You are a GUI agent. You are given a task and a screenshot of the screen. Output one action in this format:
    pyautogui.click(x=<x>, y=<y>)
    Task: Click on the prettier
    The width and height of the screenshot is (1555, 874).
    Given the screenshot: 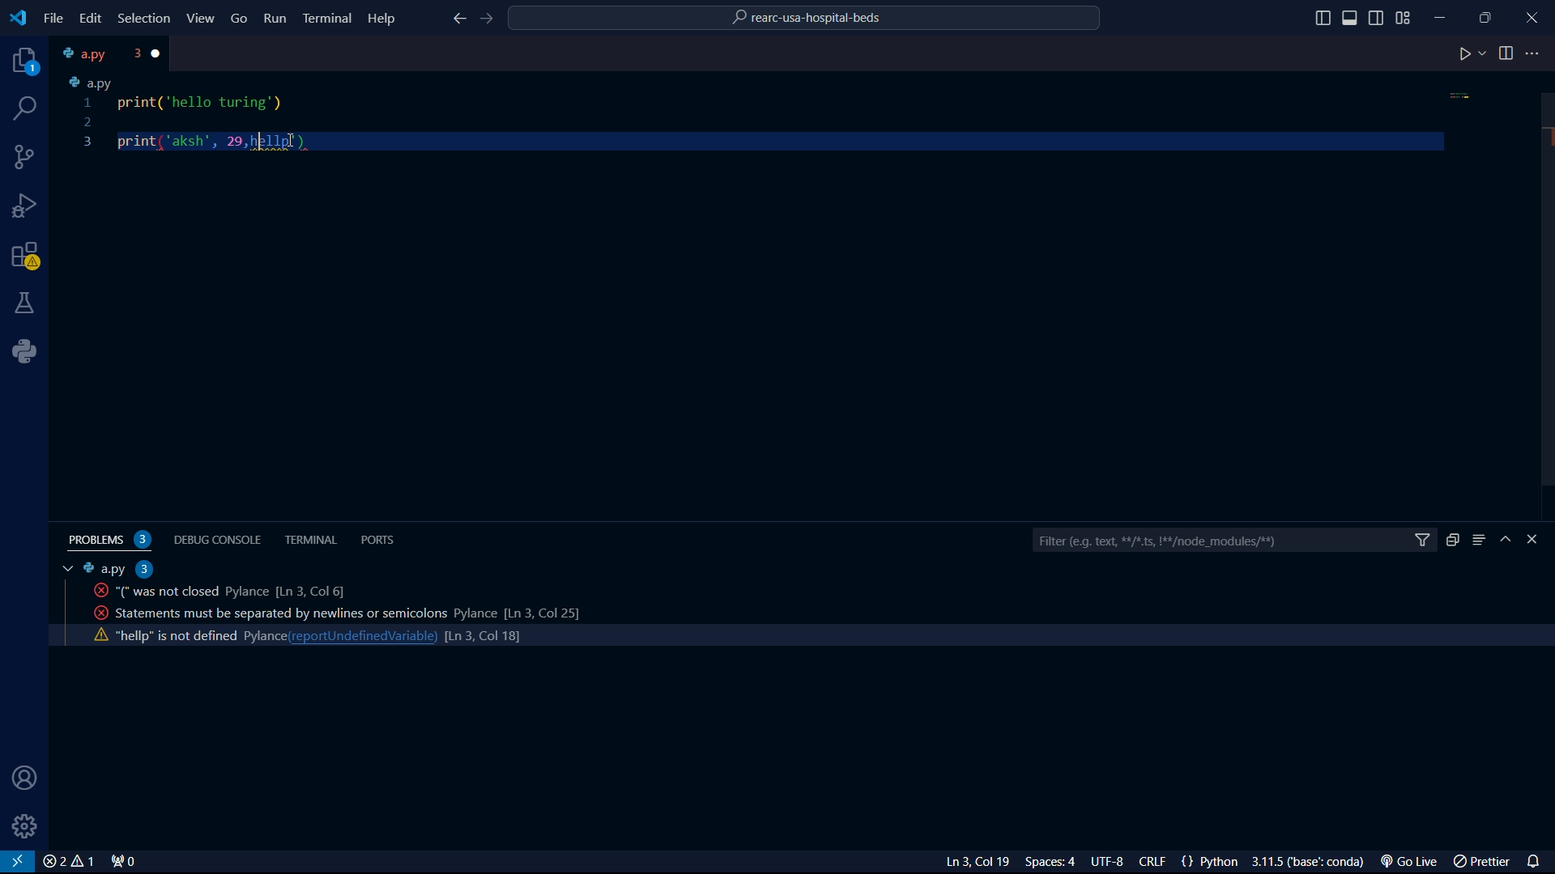 What is the action you would take?
    pyautogui.click(x=1484, y=863)
    